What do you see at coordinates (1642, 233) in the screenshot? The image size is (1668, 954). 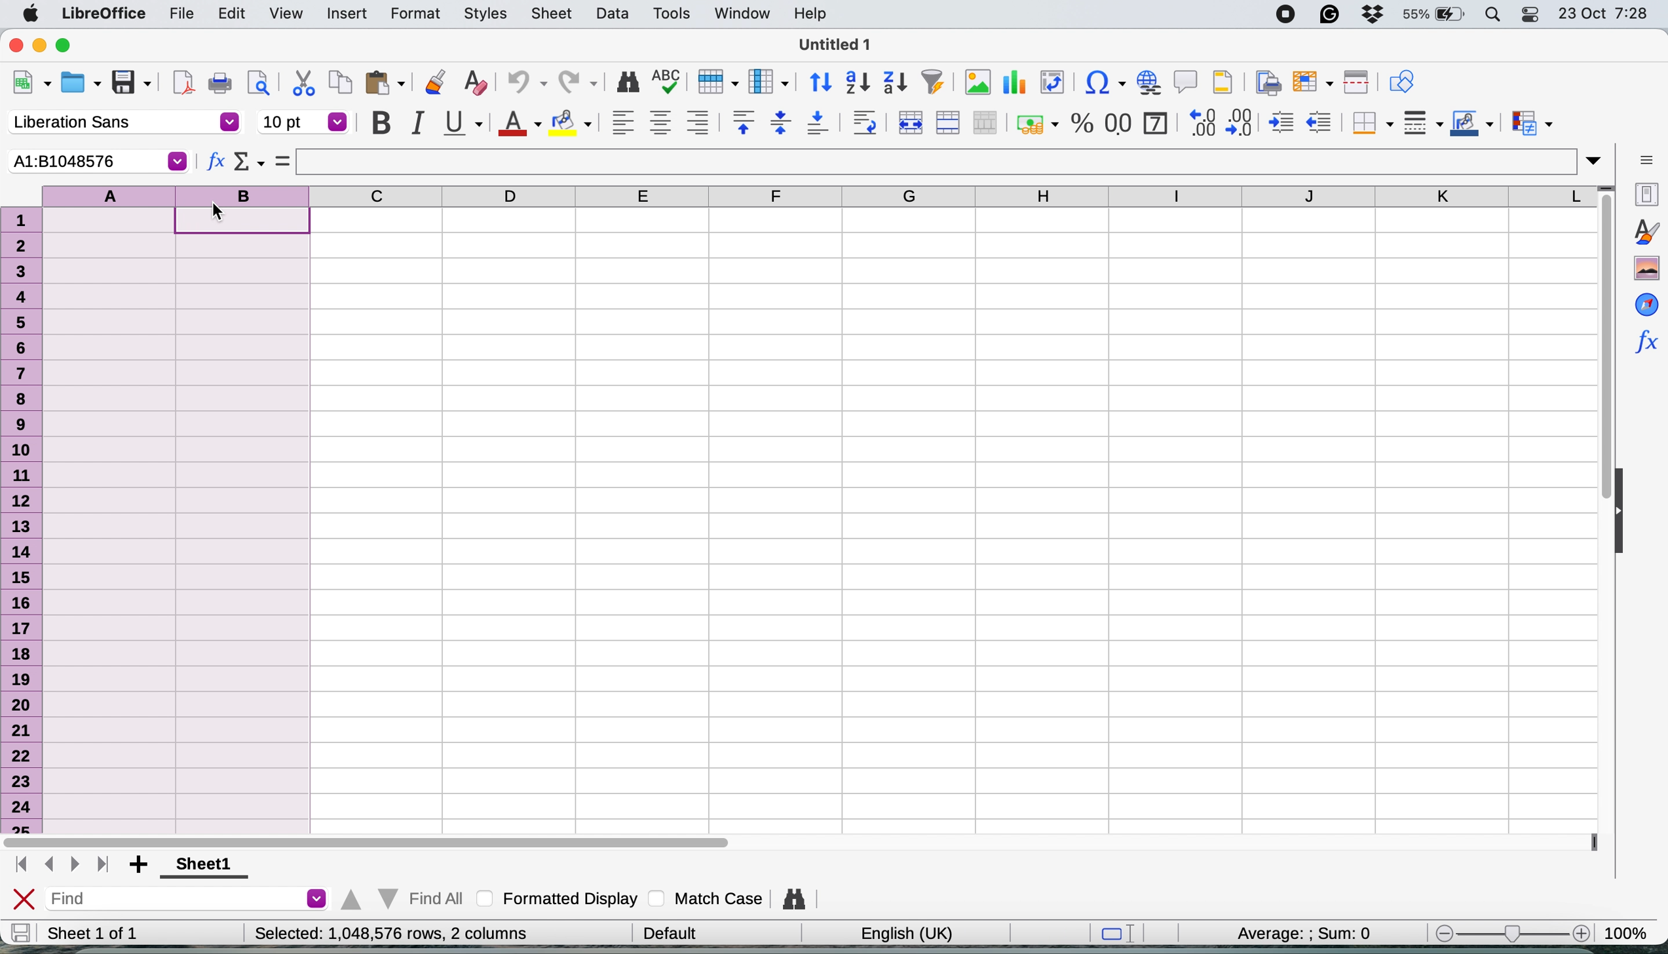 I see `styles` at bounding box center [1642, 233].